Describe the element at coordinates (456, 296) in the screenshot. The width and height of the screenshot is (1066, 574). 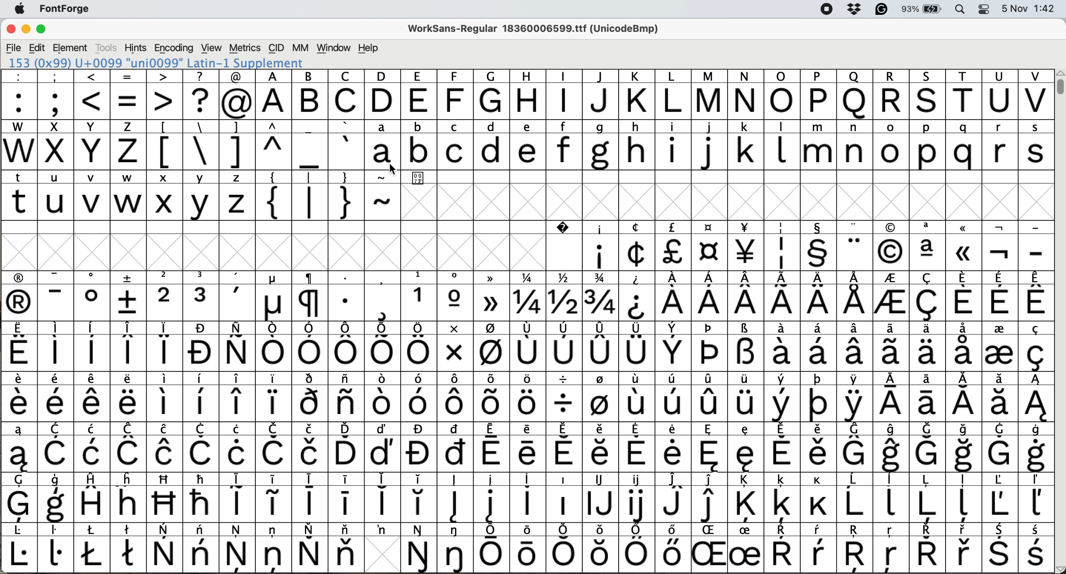
I see `symbol` at that location.